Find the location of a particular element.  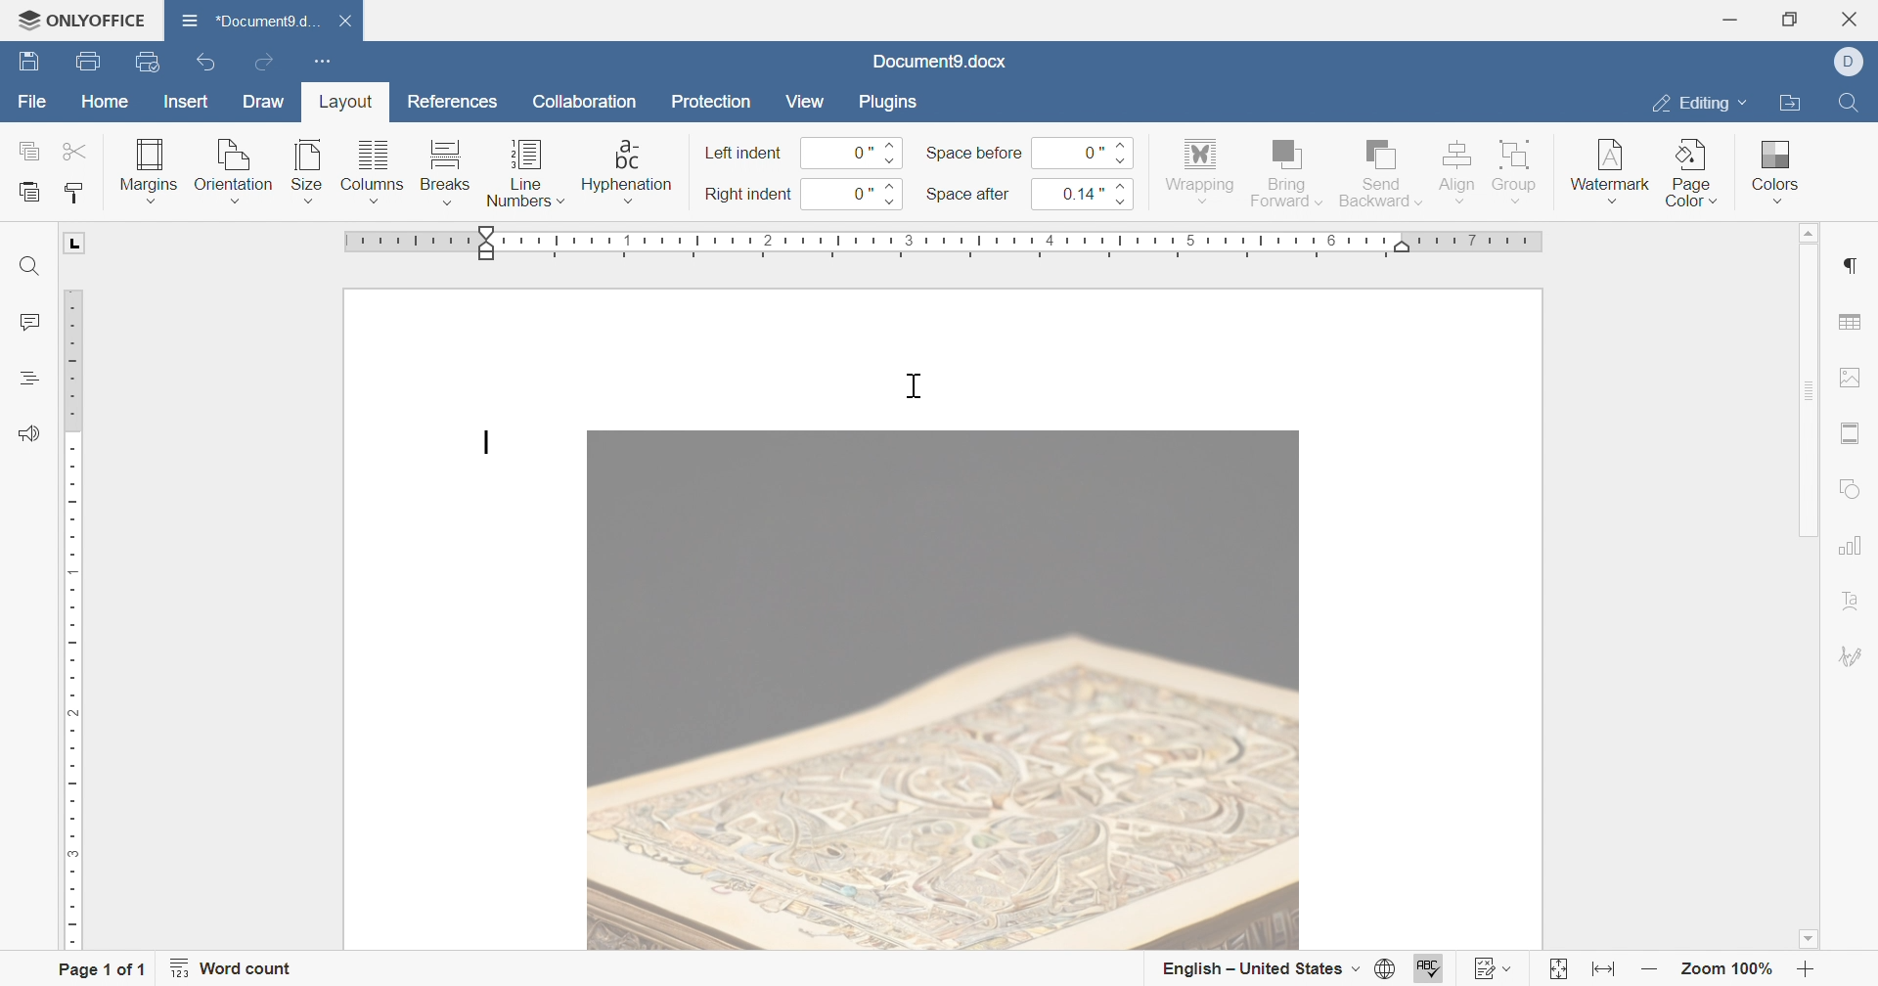

undo is located at coordinates (212, 65).